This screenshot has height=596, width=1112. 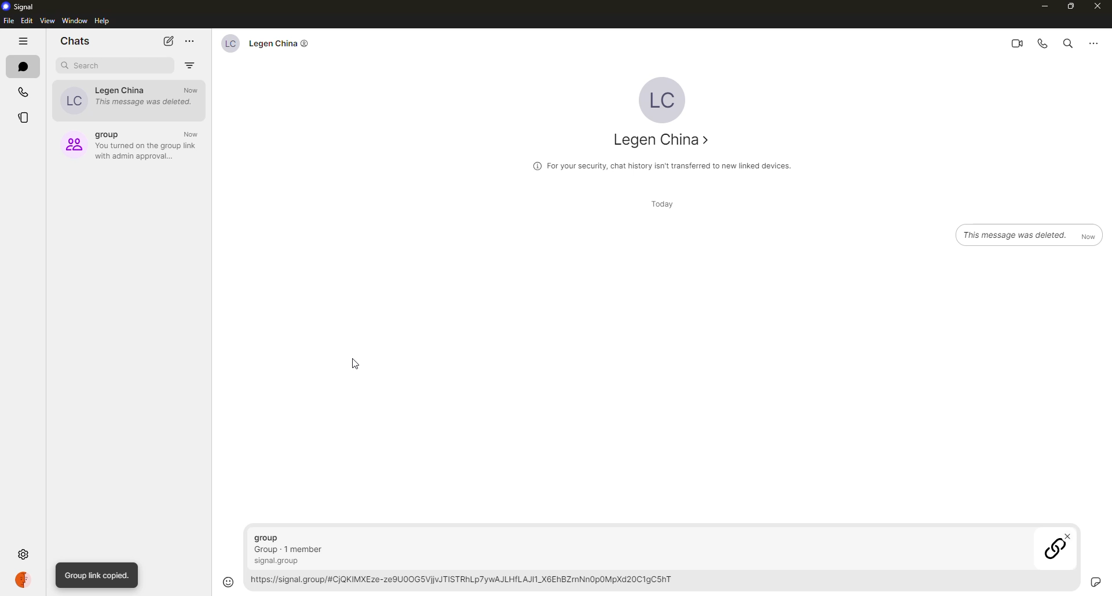 What do you see at coordinates (1074, 581) in the screenshot?
I see `record` at bounding box center [1074, 581].